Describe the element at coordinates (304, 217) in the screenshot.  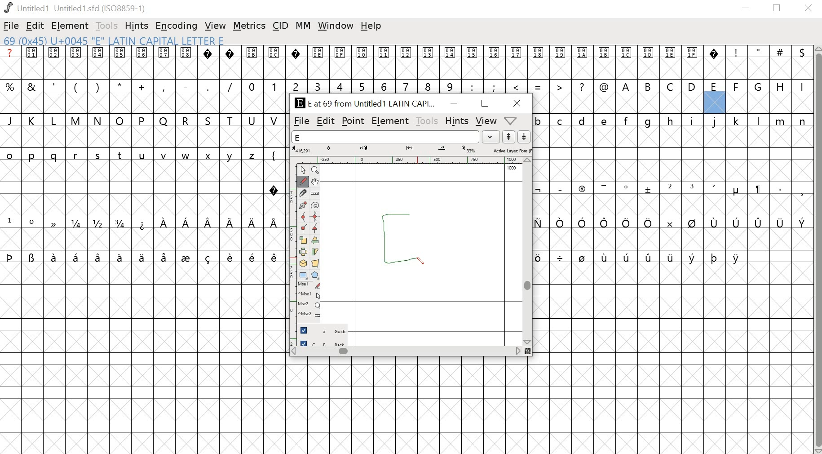
I see `Curve` at that location.